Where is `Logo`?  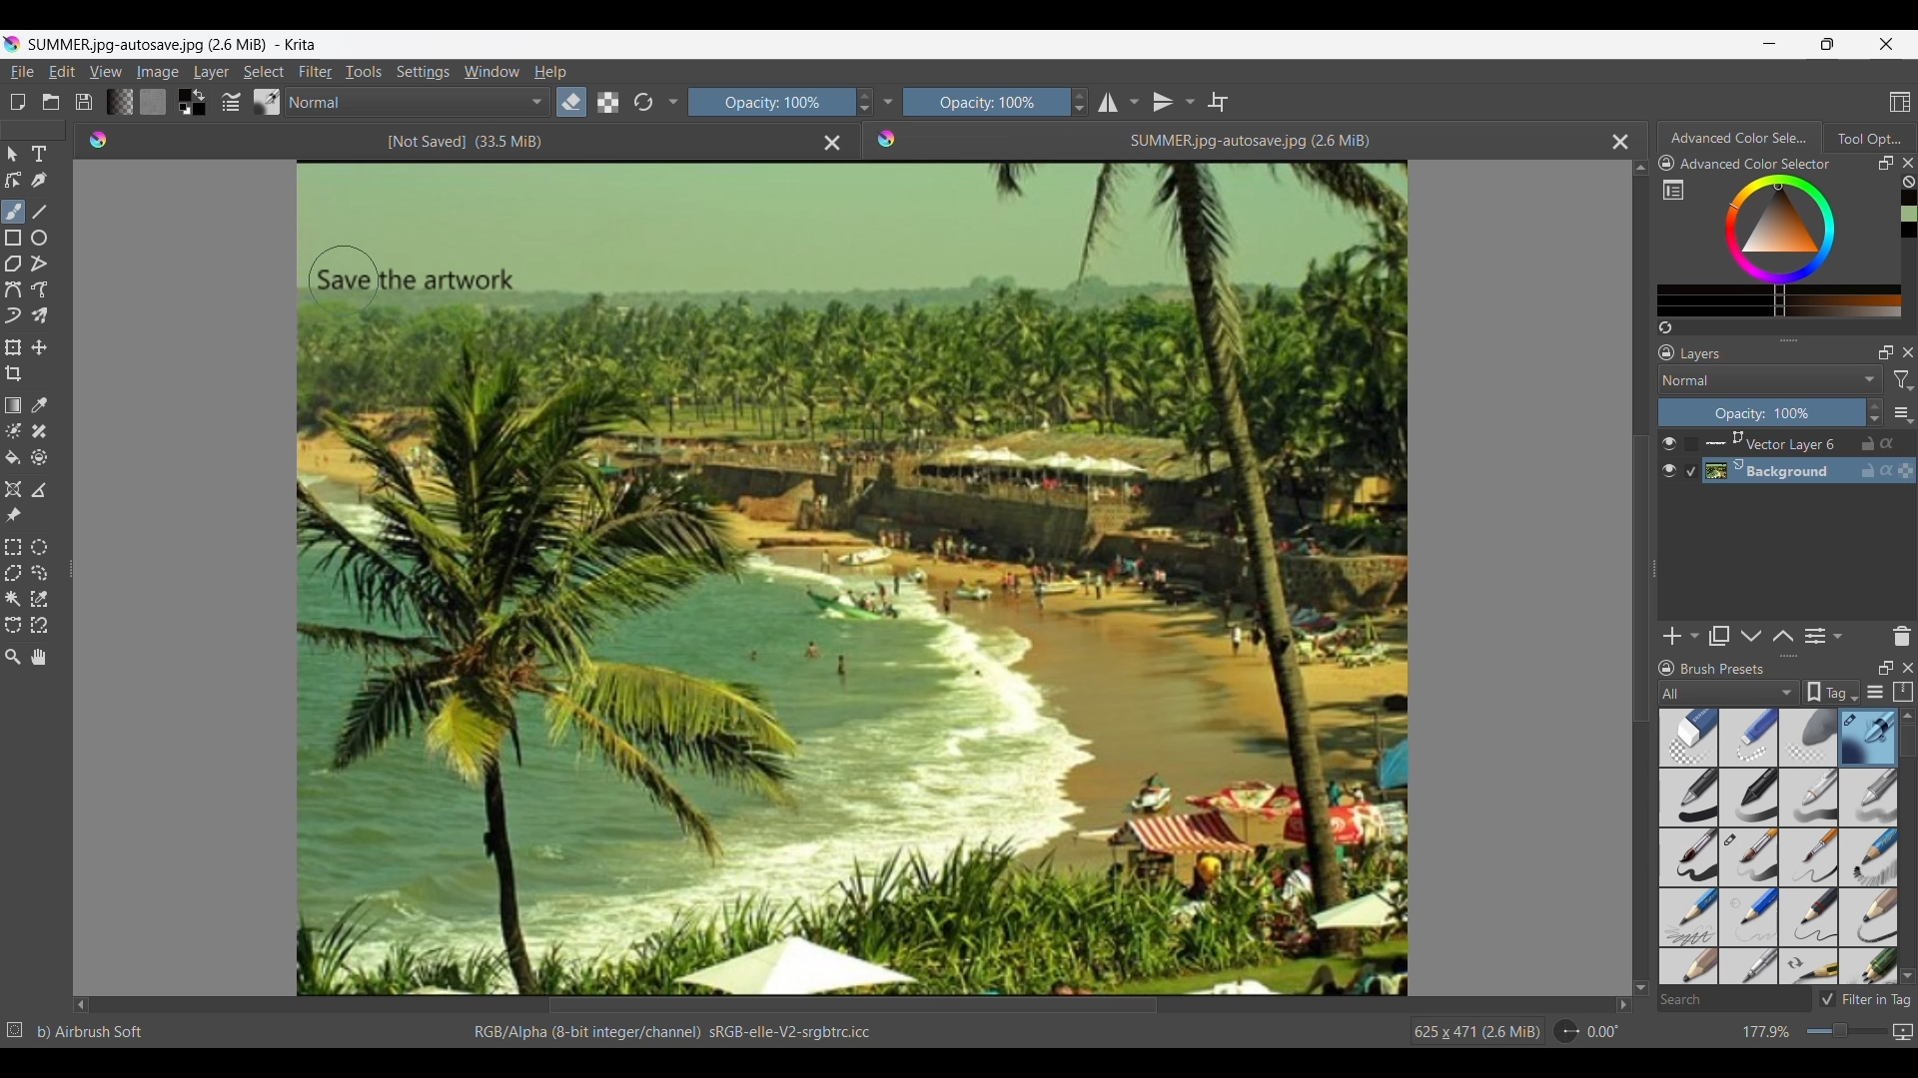 Logo is located at coordinates (888, 139).